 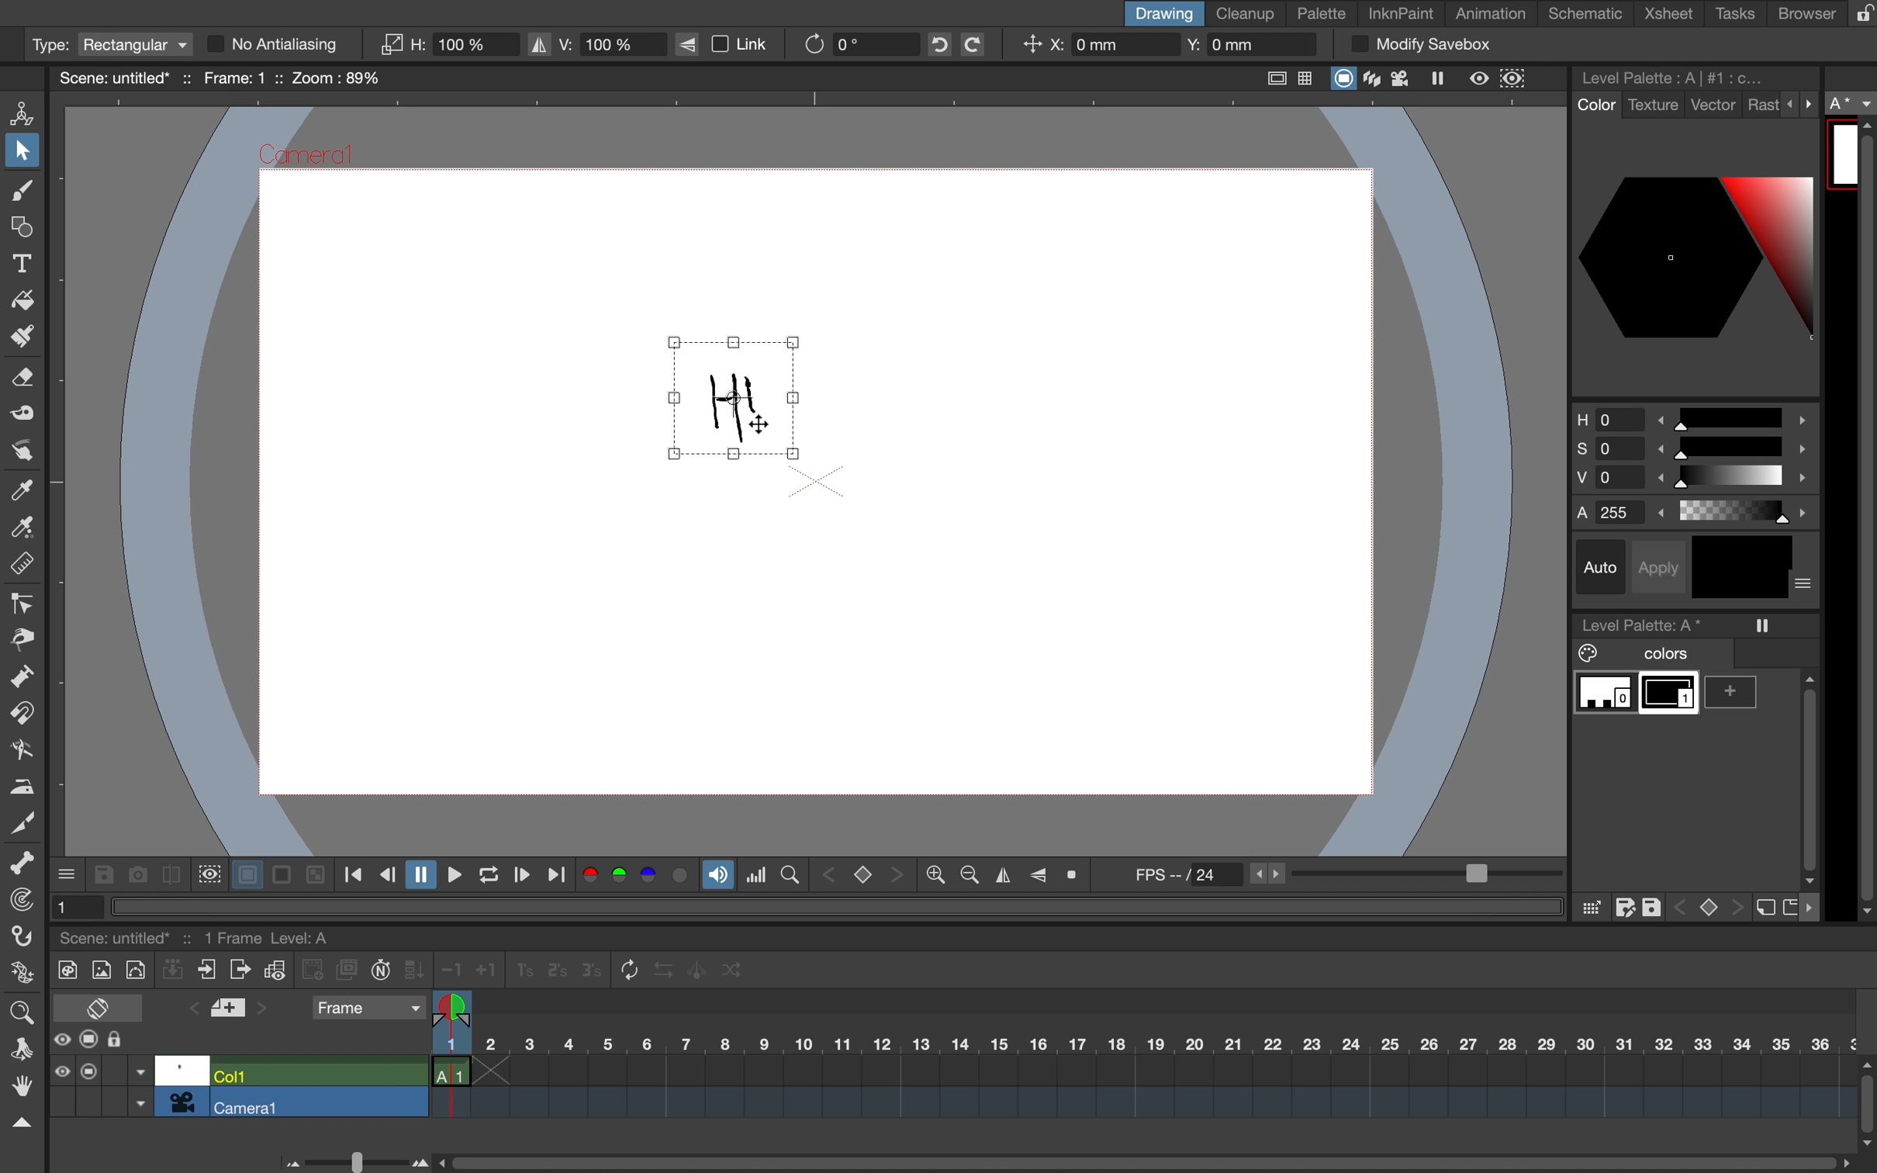 What do you see at coordinates (22, 229) in the screenshot?
I see `geometric tool` at bounding box center [22, 229].